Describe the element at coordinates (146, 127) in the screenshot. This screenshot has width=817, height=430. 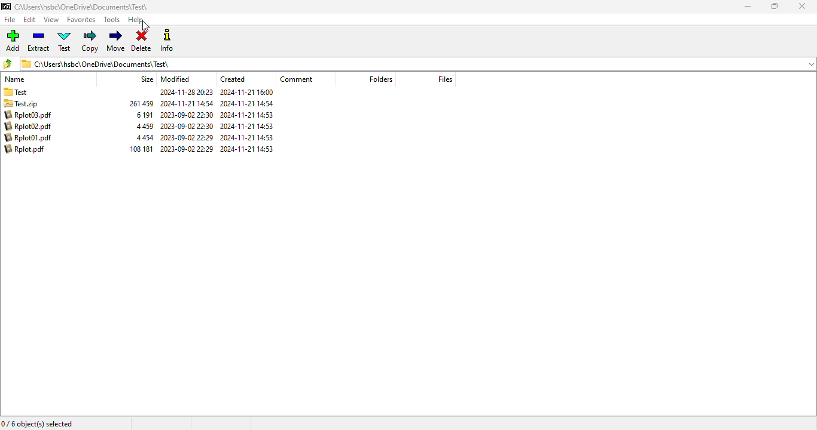
I see `4 459` at that location.